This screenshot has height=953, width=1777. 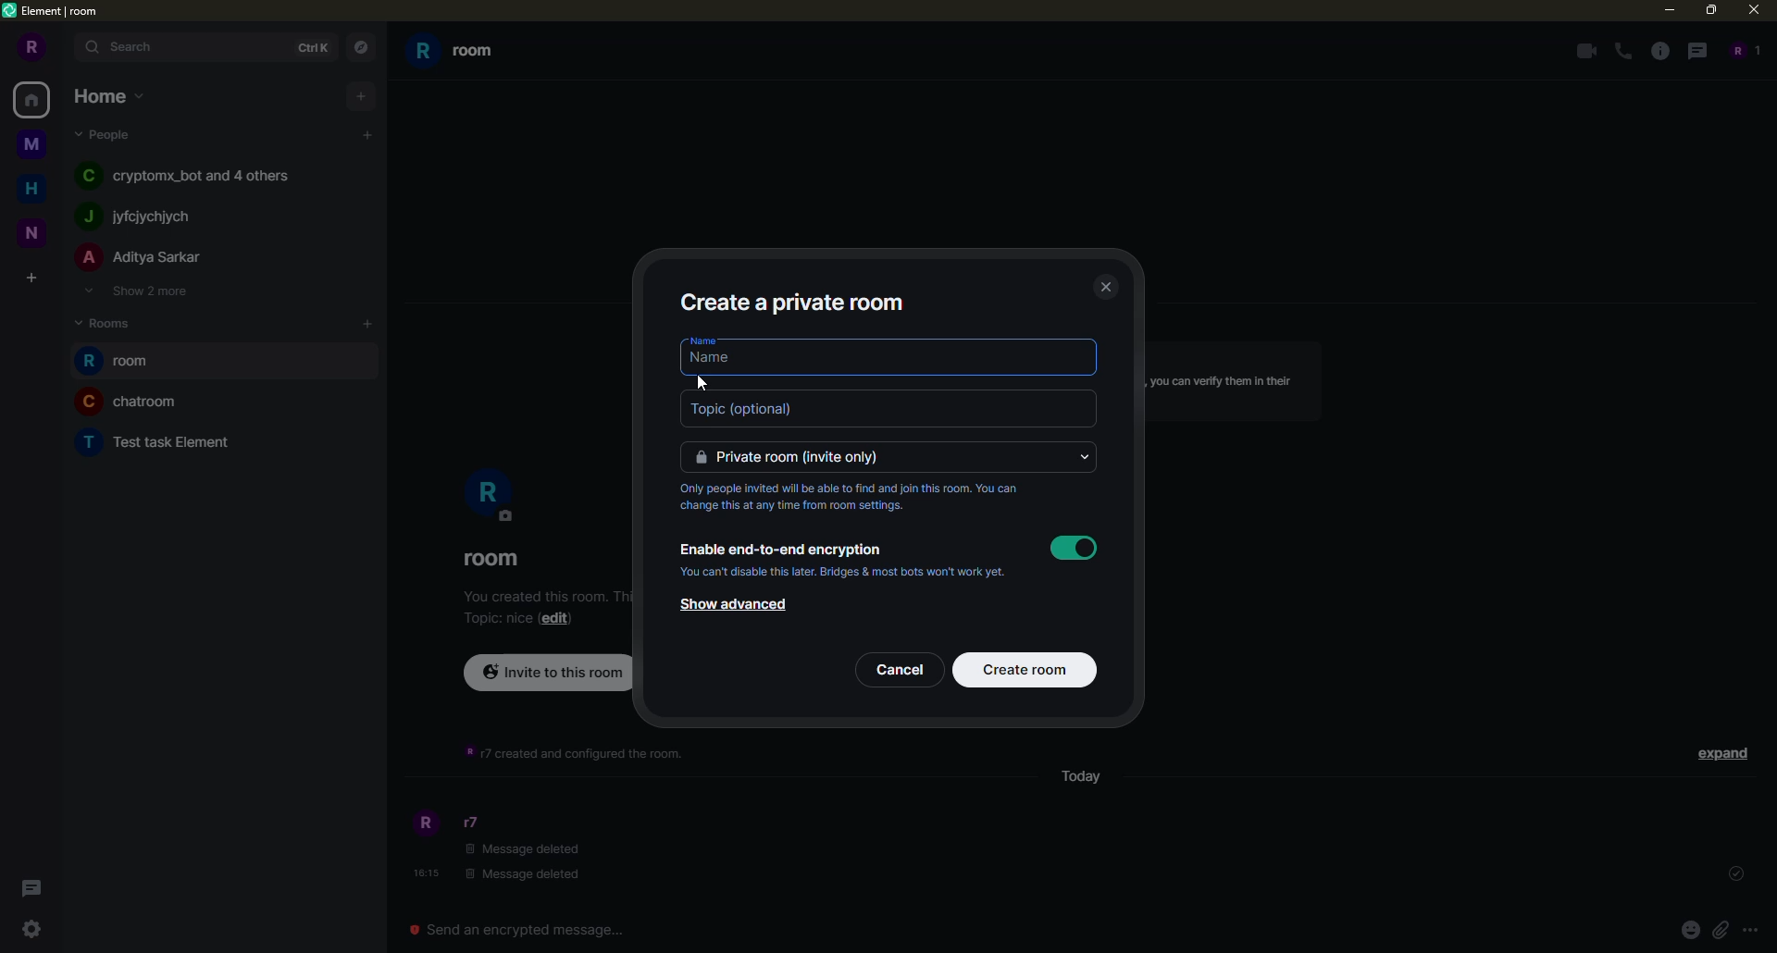 I want to click on info, so click(x=1659, y=50).